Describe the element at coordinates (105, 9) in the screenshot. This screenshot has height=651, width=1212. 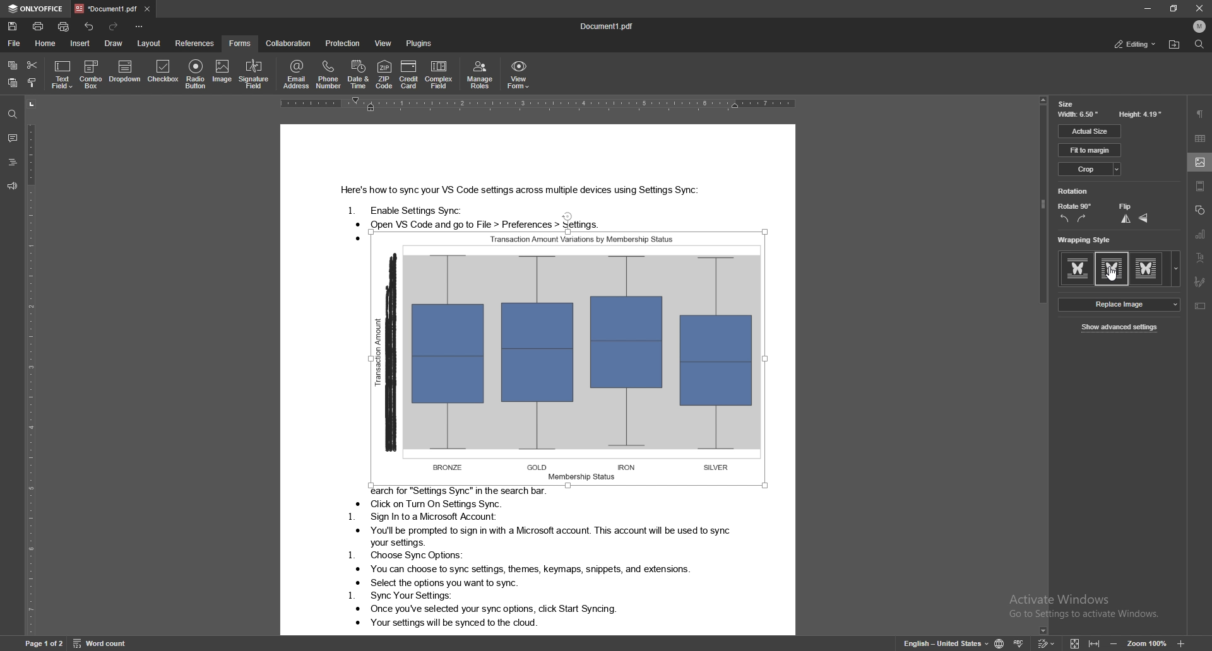
I see `tab` at that location.